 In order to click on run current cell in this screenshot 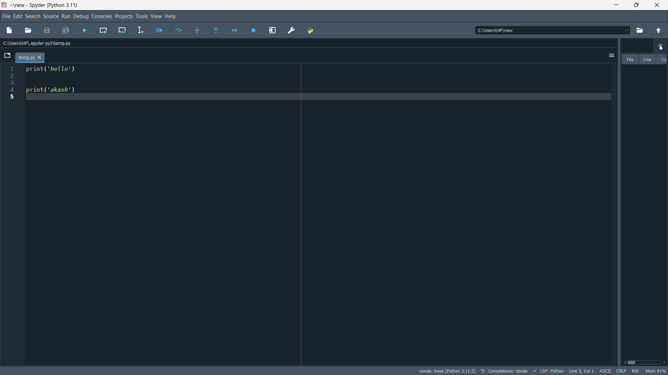, I will do `click(102, 30)`.